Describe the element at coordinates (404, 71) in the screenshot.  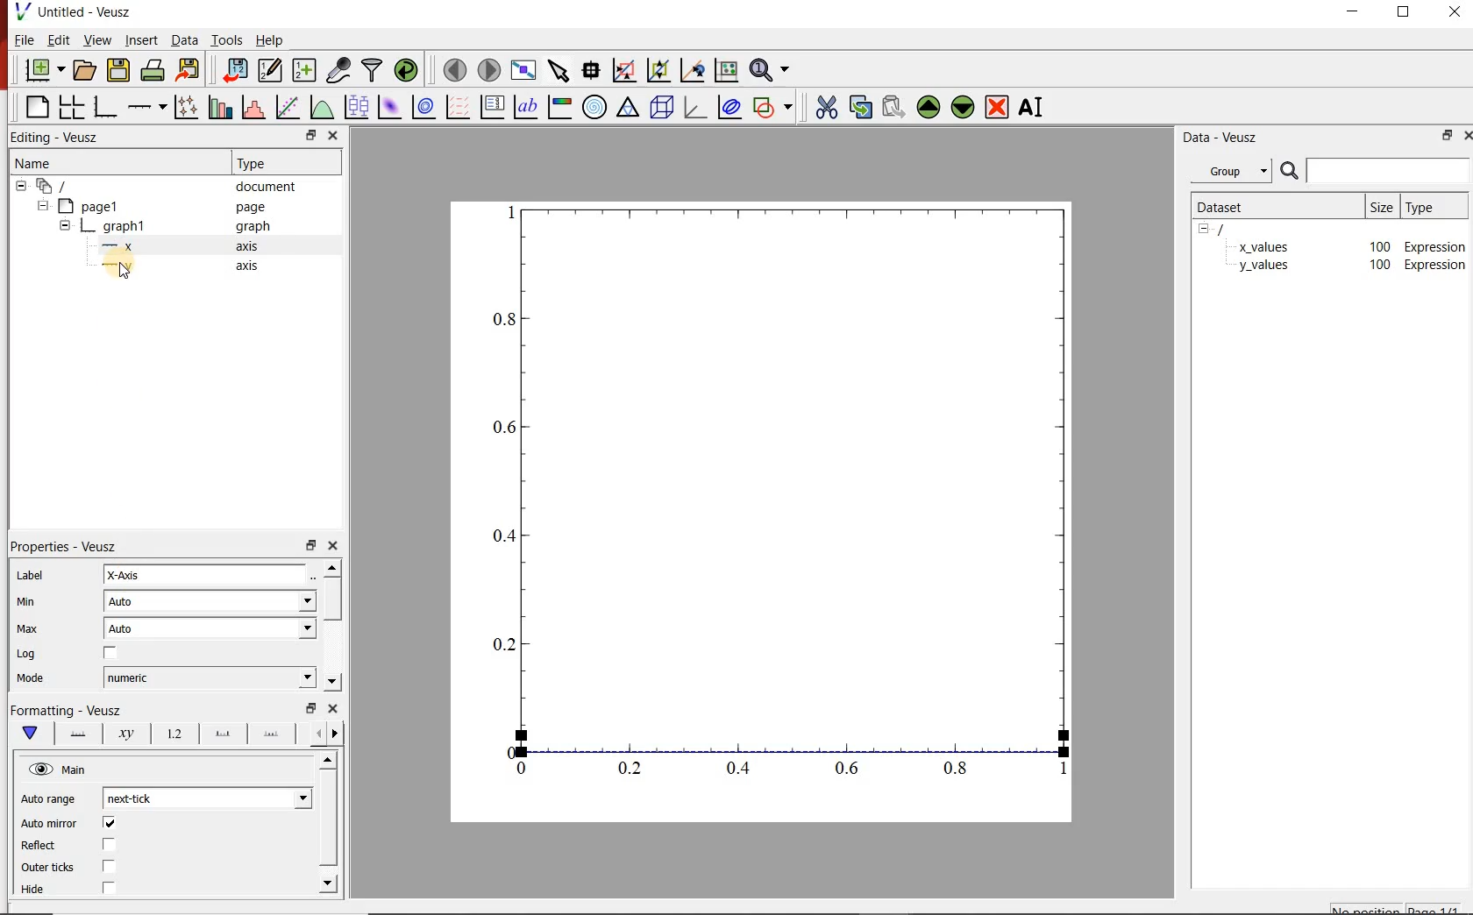
I see `reload linked datasets` at that location.